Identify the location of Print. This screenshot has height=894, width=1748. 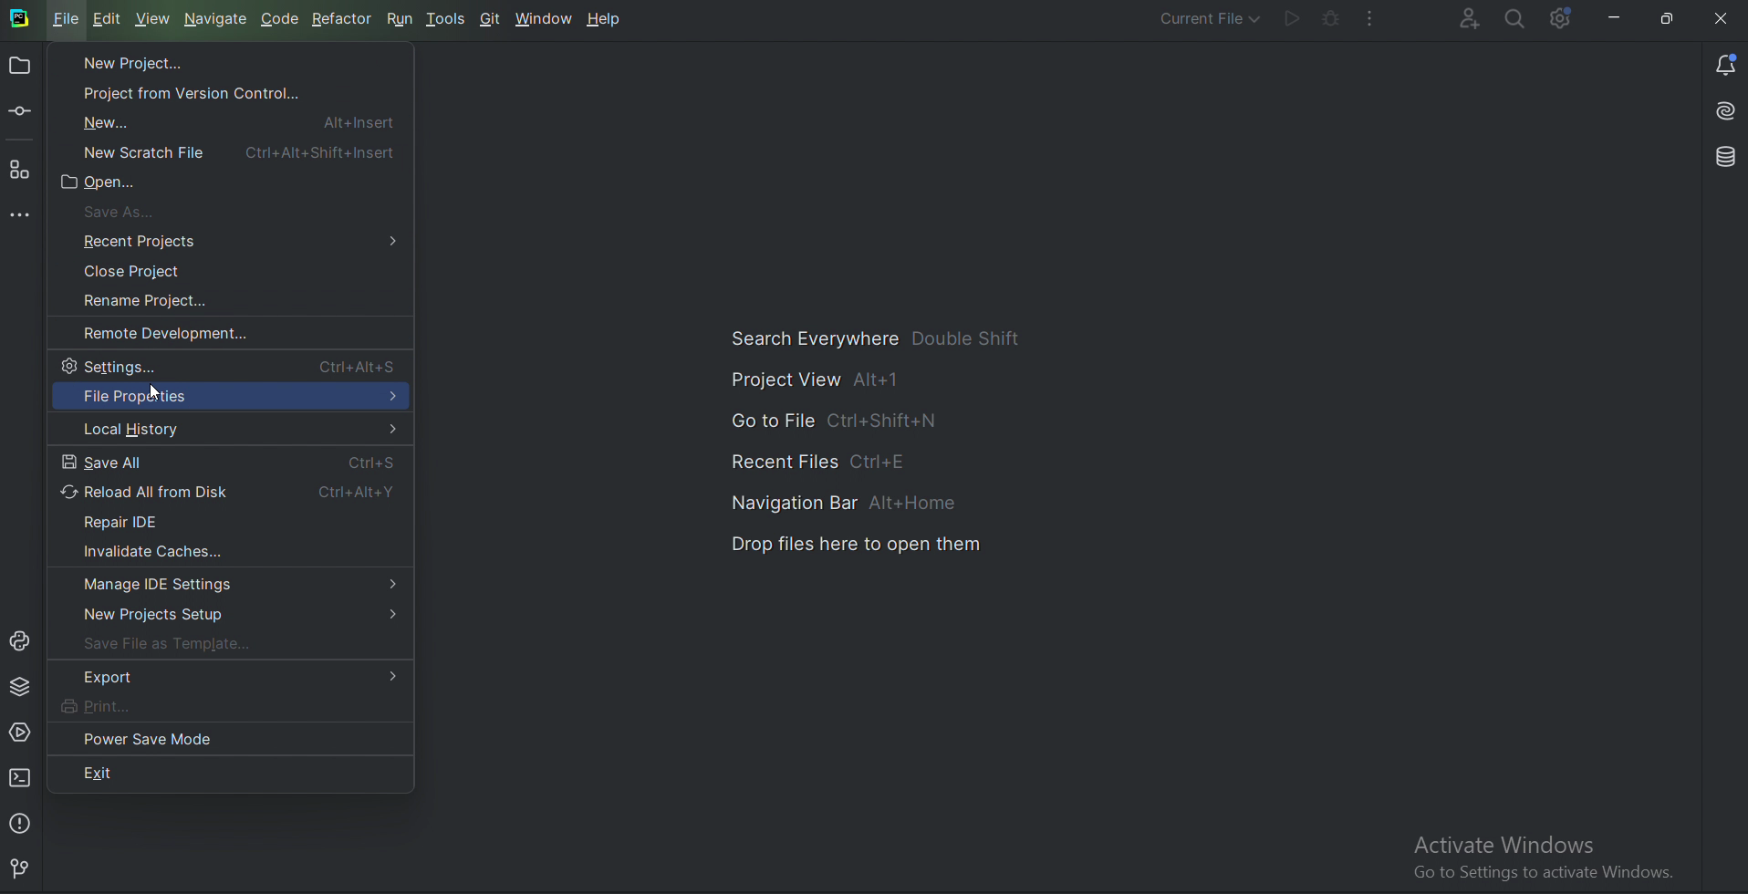
(124, 706).